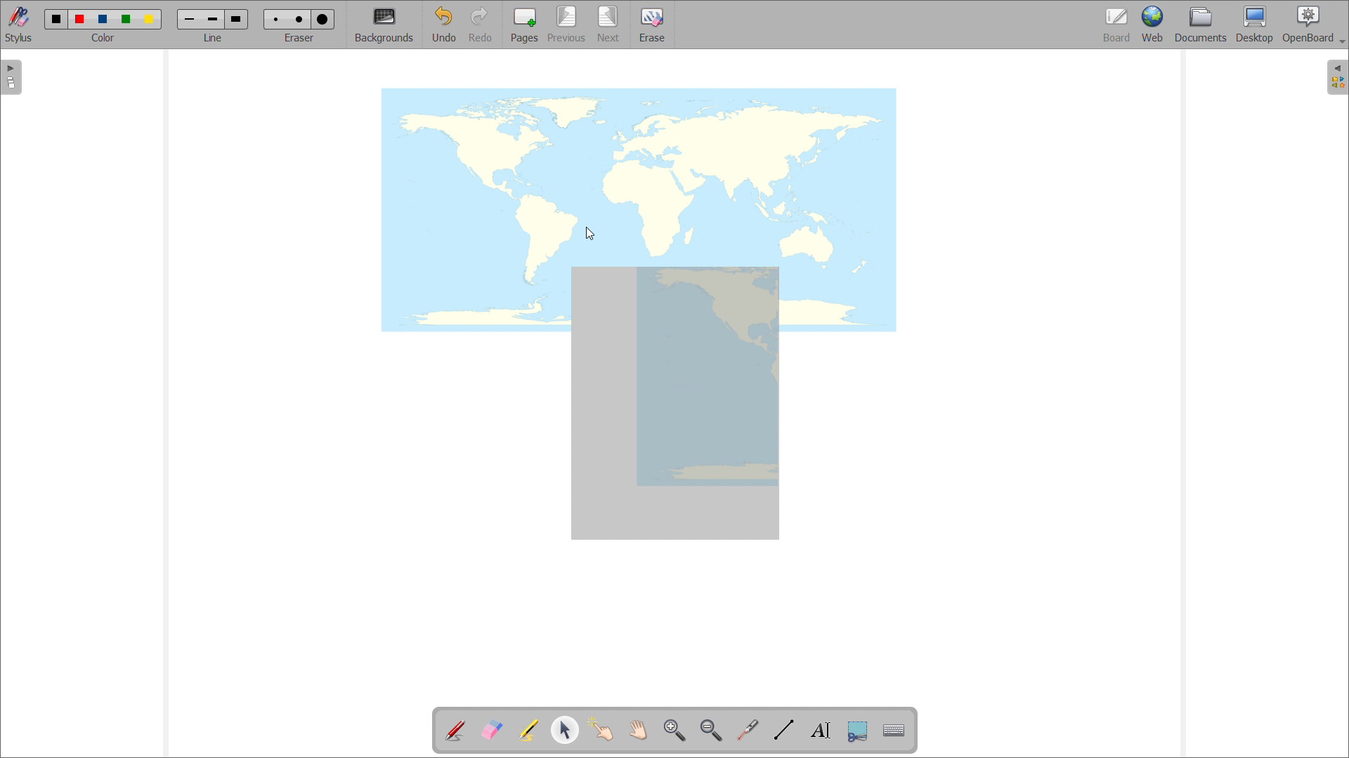 The height and width of the screenshot is (758, 1349). I want to click on capture part of the screen, so click(857, 731).